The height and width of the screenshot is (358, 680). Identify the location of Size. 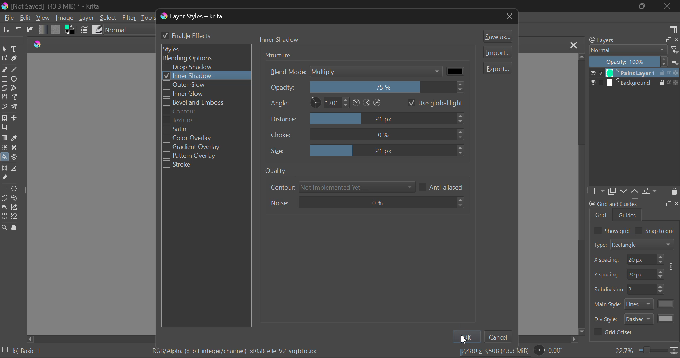
(366, 152).